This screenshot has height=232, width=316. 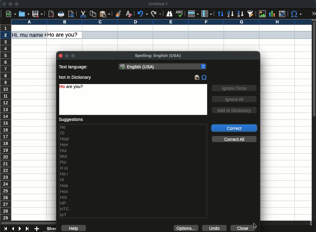 I want to click on add to dictionary, so click(x=234, y=110).